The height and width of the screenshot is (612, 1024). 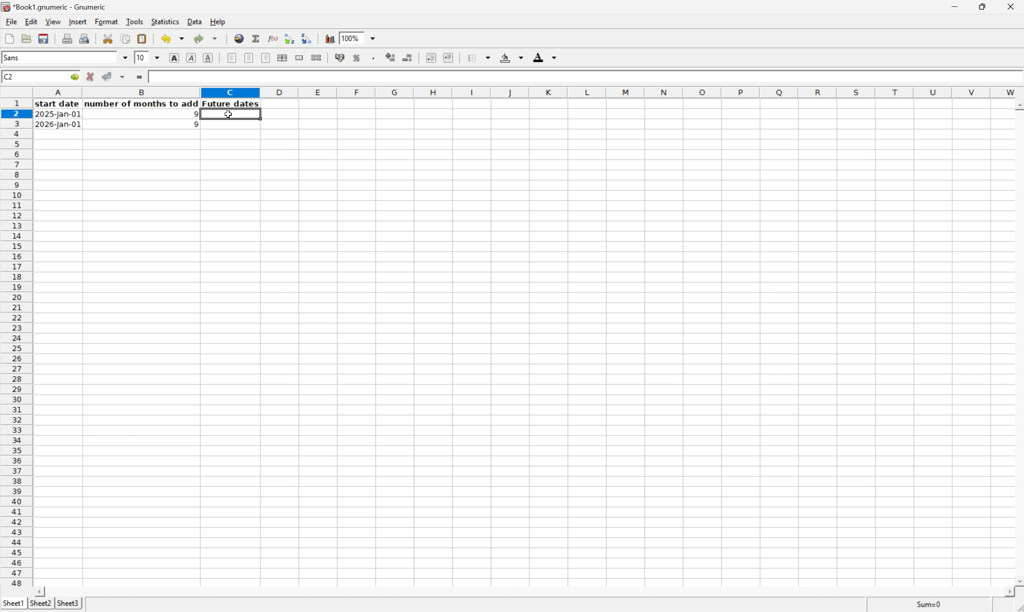 What do you see at coordinates (528, 93) in the screenshot?
I see `Column names` at bounding box center [528, 93].